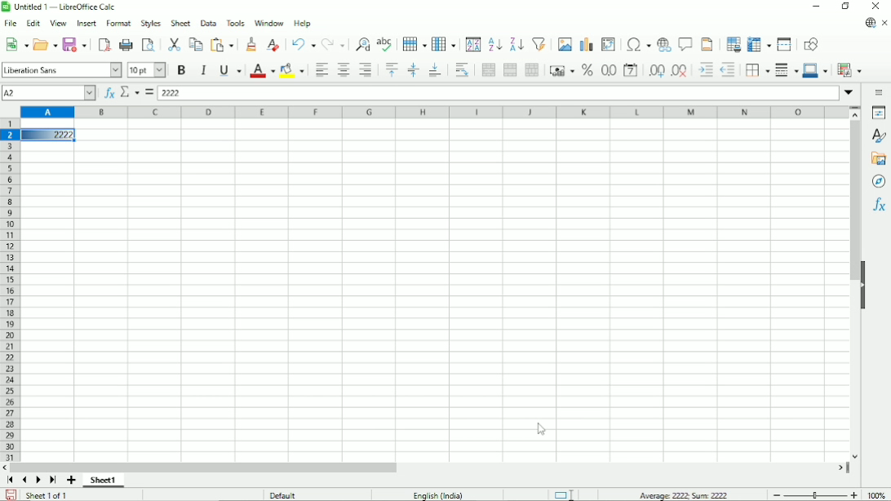 The height and width of the screenshot is (501, 891). I want to click on Border style, so click(786, 71).